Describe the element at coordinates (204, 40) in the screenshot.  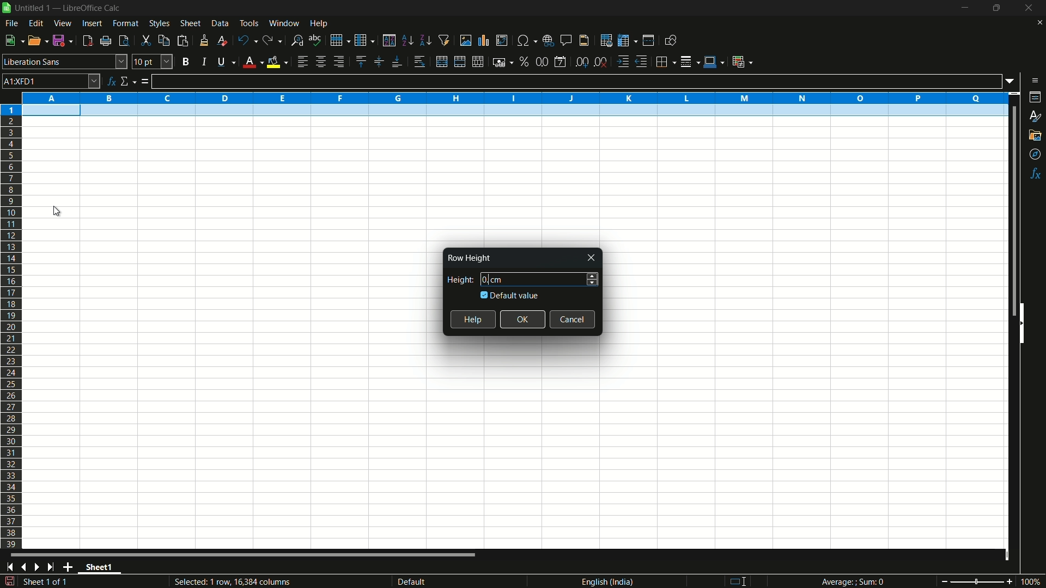
I see `clone formatting` at that location.